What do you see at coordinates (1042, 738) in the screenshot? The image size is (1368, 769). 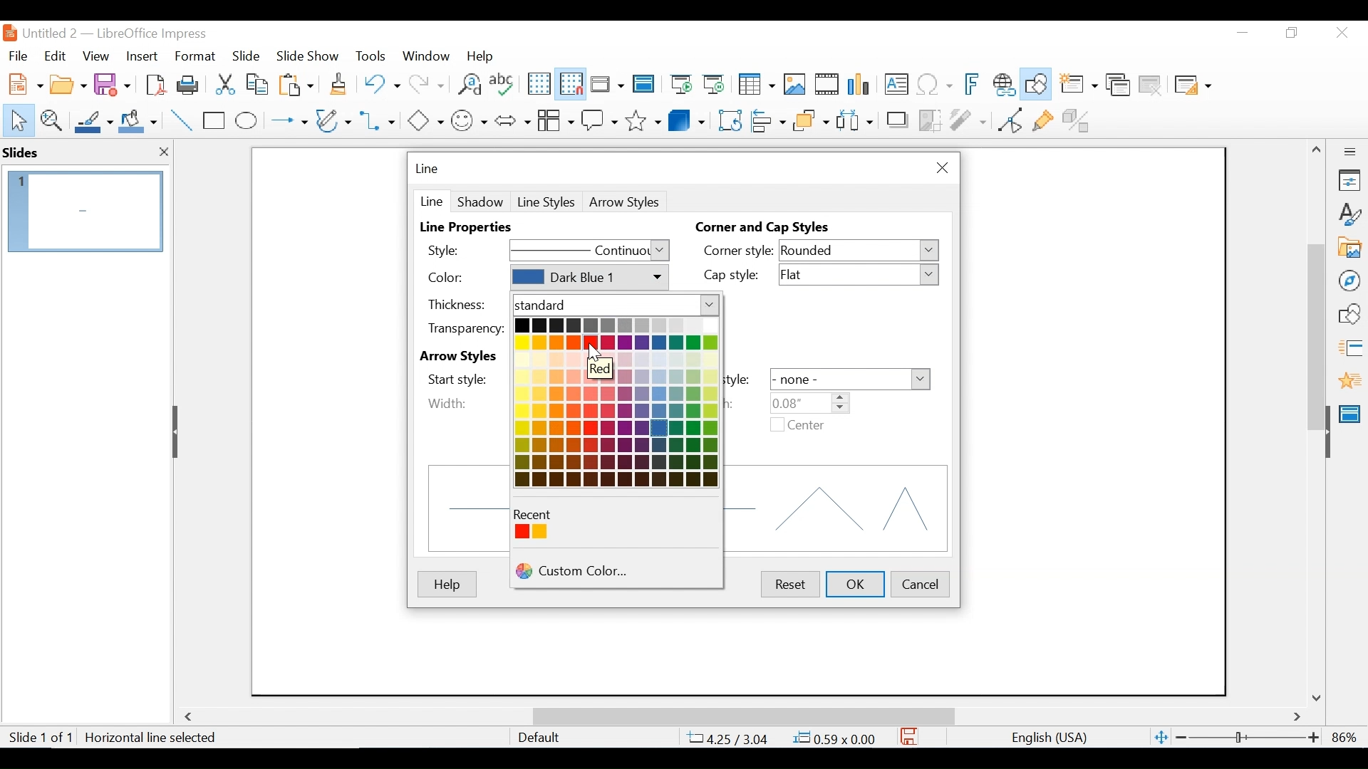 I see `English(USA)` at bounding box center [1042, 738].